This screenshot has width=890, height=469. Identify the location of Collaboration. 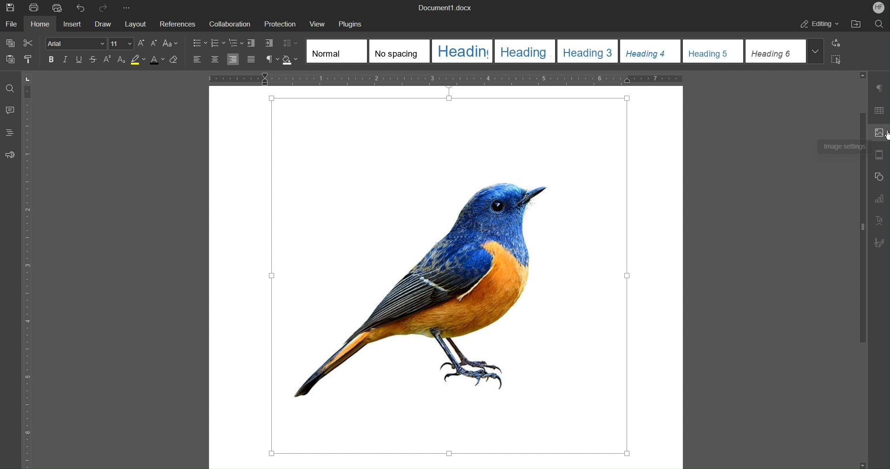
(228, 22).